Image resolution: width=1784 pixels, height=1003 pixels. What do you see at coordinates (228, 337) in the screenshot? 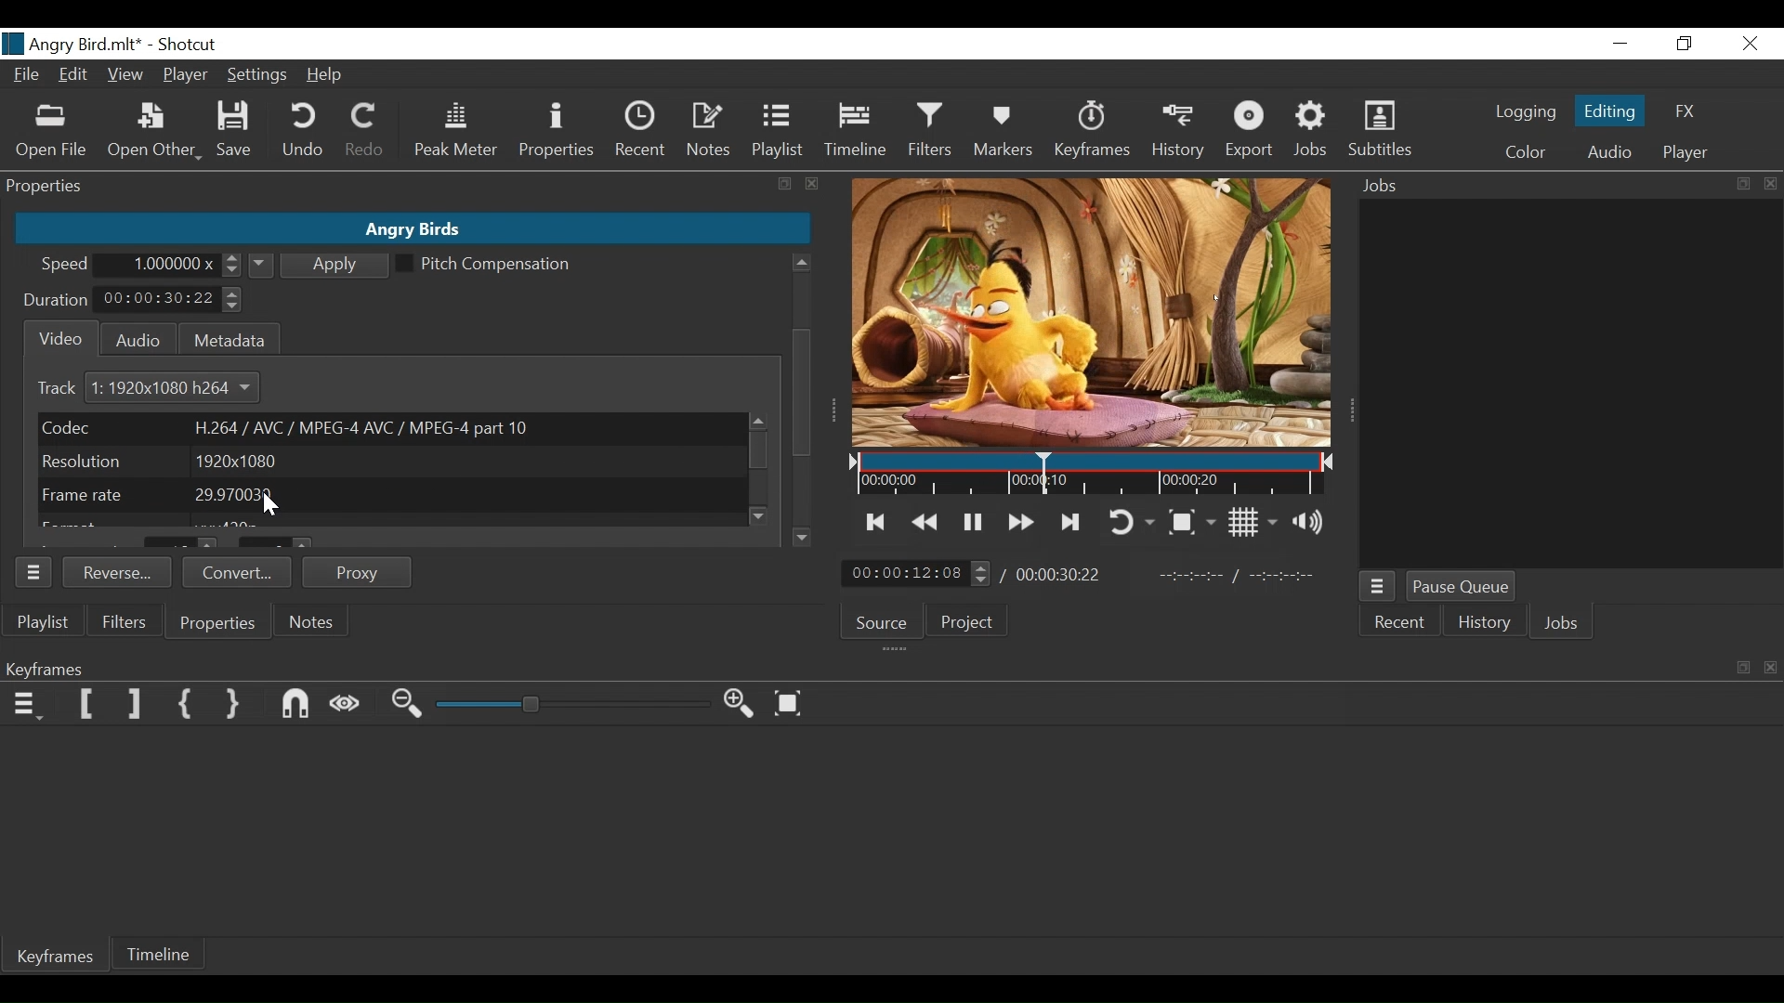
I see `Metadata` at bounding box center [228, 337].